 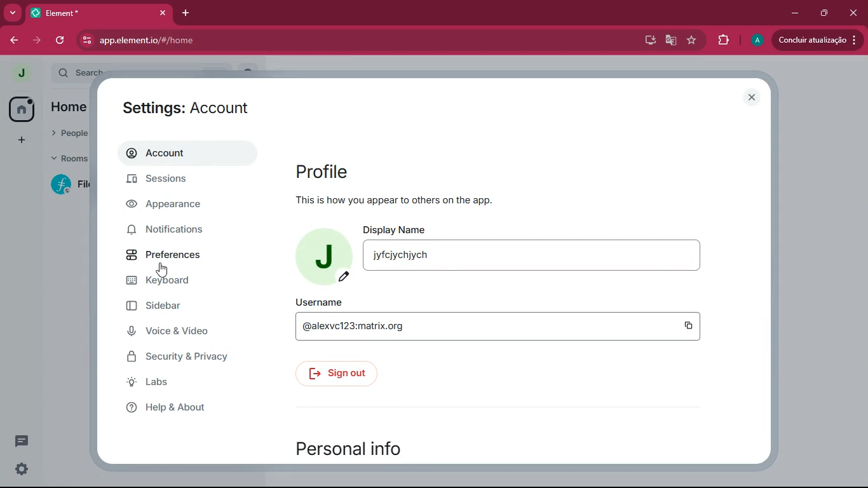 What do you see at coordinates (363, 447) in the screenshot?
I see `personal info` at bounding box center [363, 447].